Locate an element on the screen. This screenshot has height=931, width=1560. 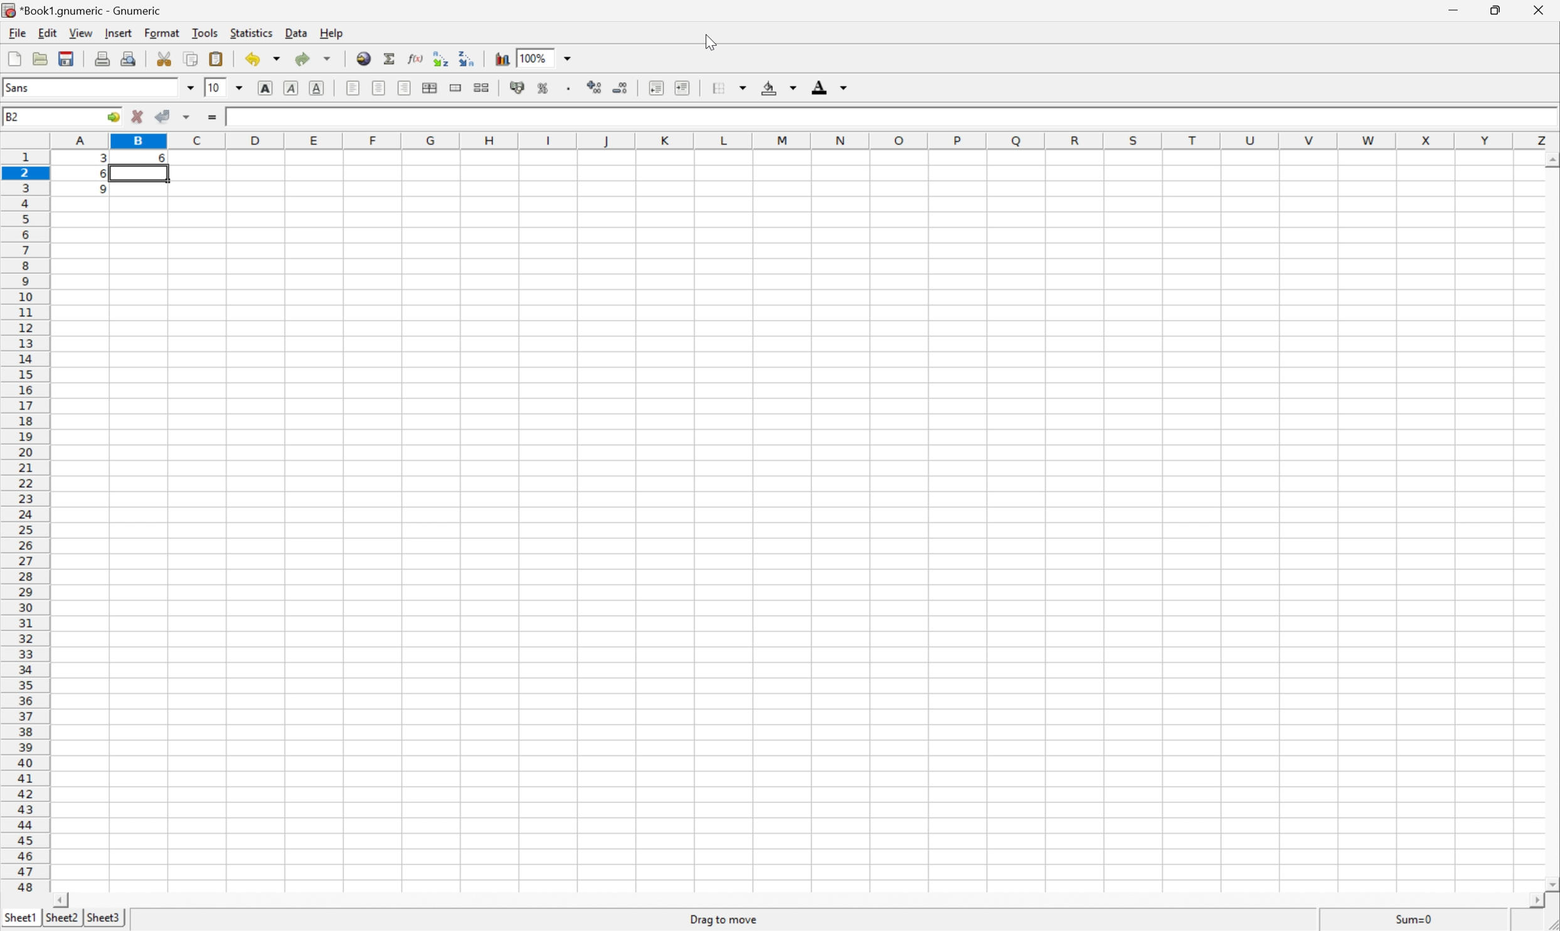
Row numbers is located at coordinates (24, 521).